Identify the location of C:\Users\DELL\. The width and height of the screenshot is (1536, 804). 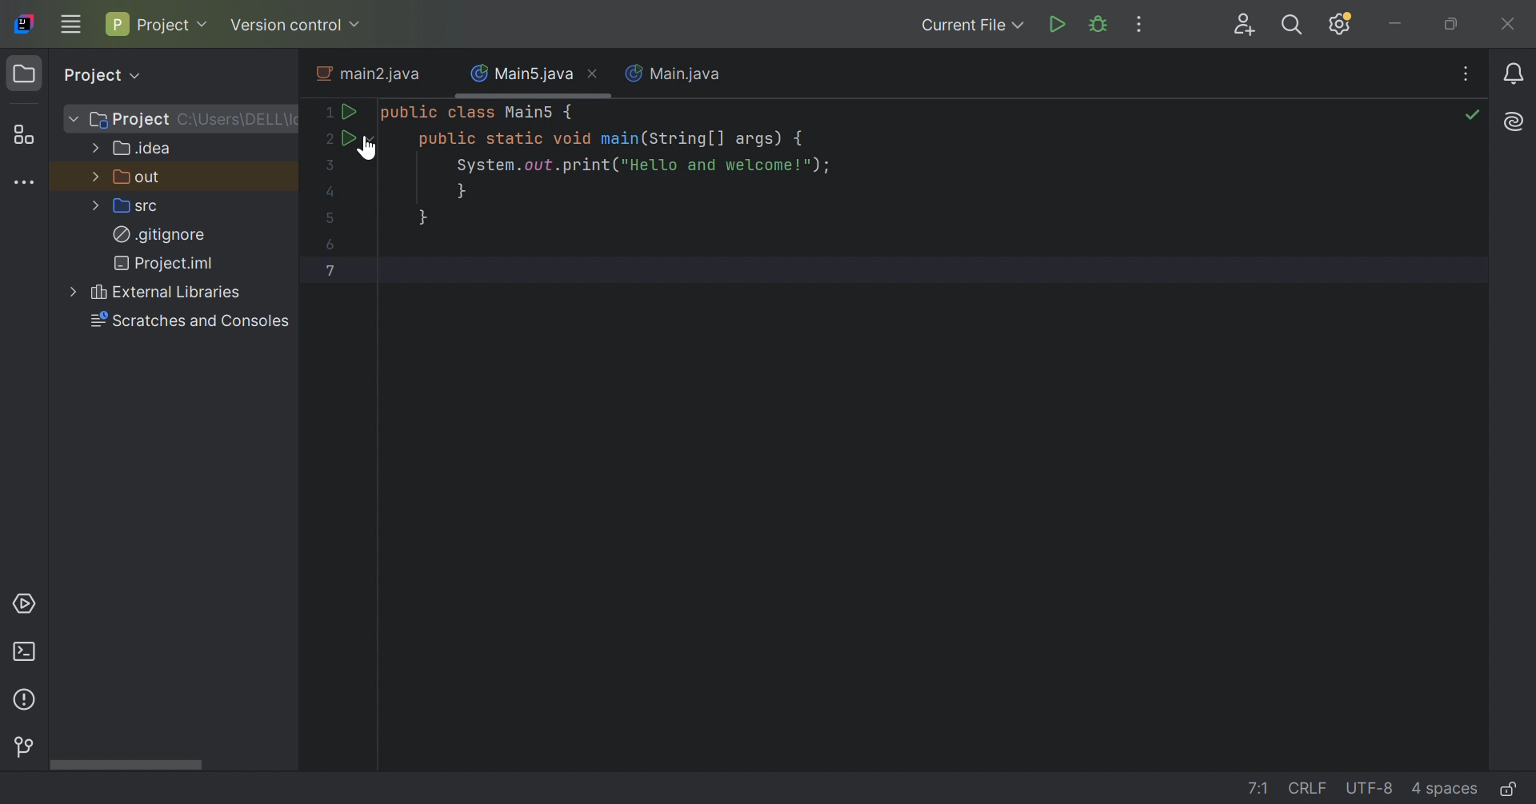
(238, 119).